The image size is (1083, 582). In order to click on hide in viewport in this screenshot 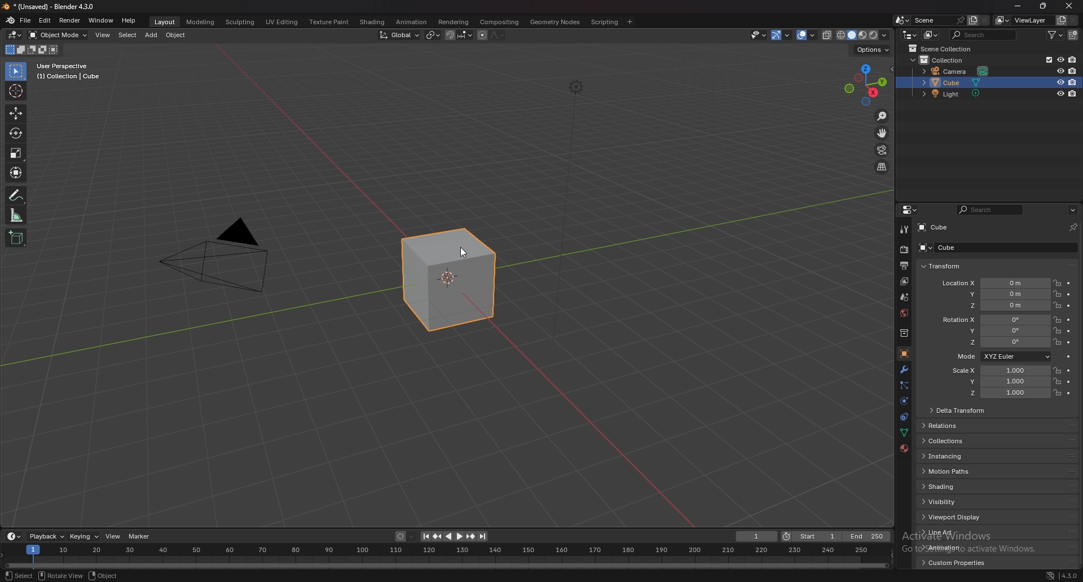, I will do `click(1060, 69)`.